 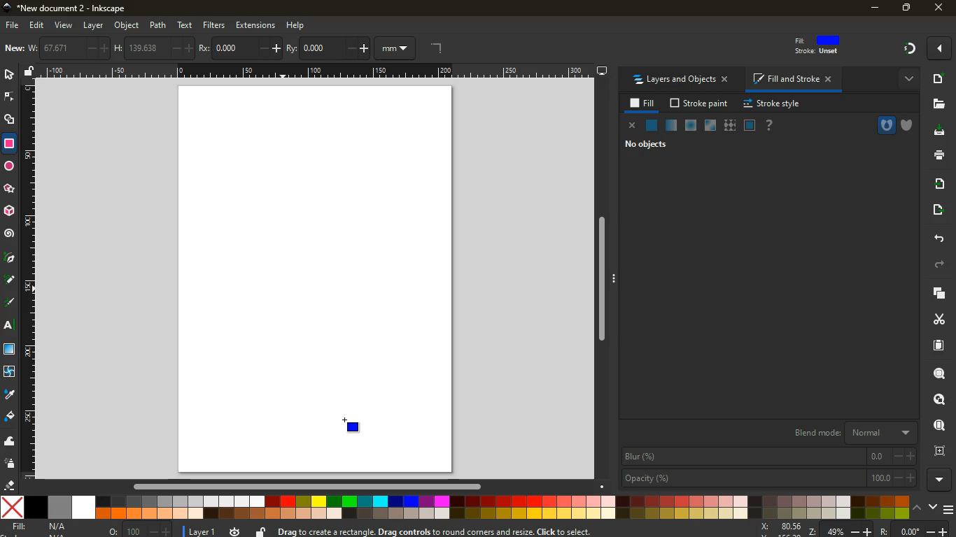 What do you see at coordinates (932, 508) in the screenshot?
I see `down` at bounding box center [932, 508].